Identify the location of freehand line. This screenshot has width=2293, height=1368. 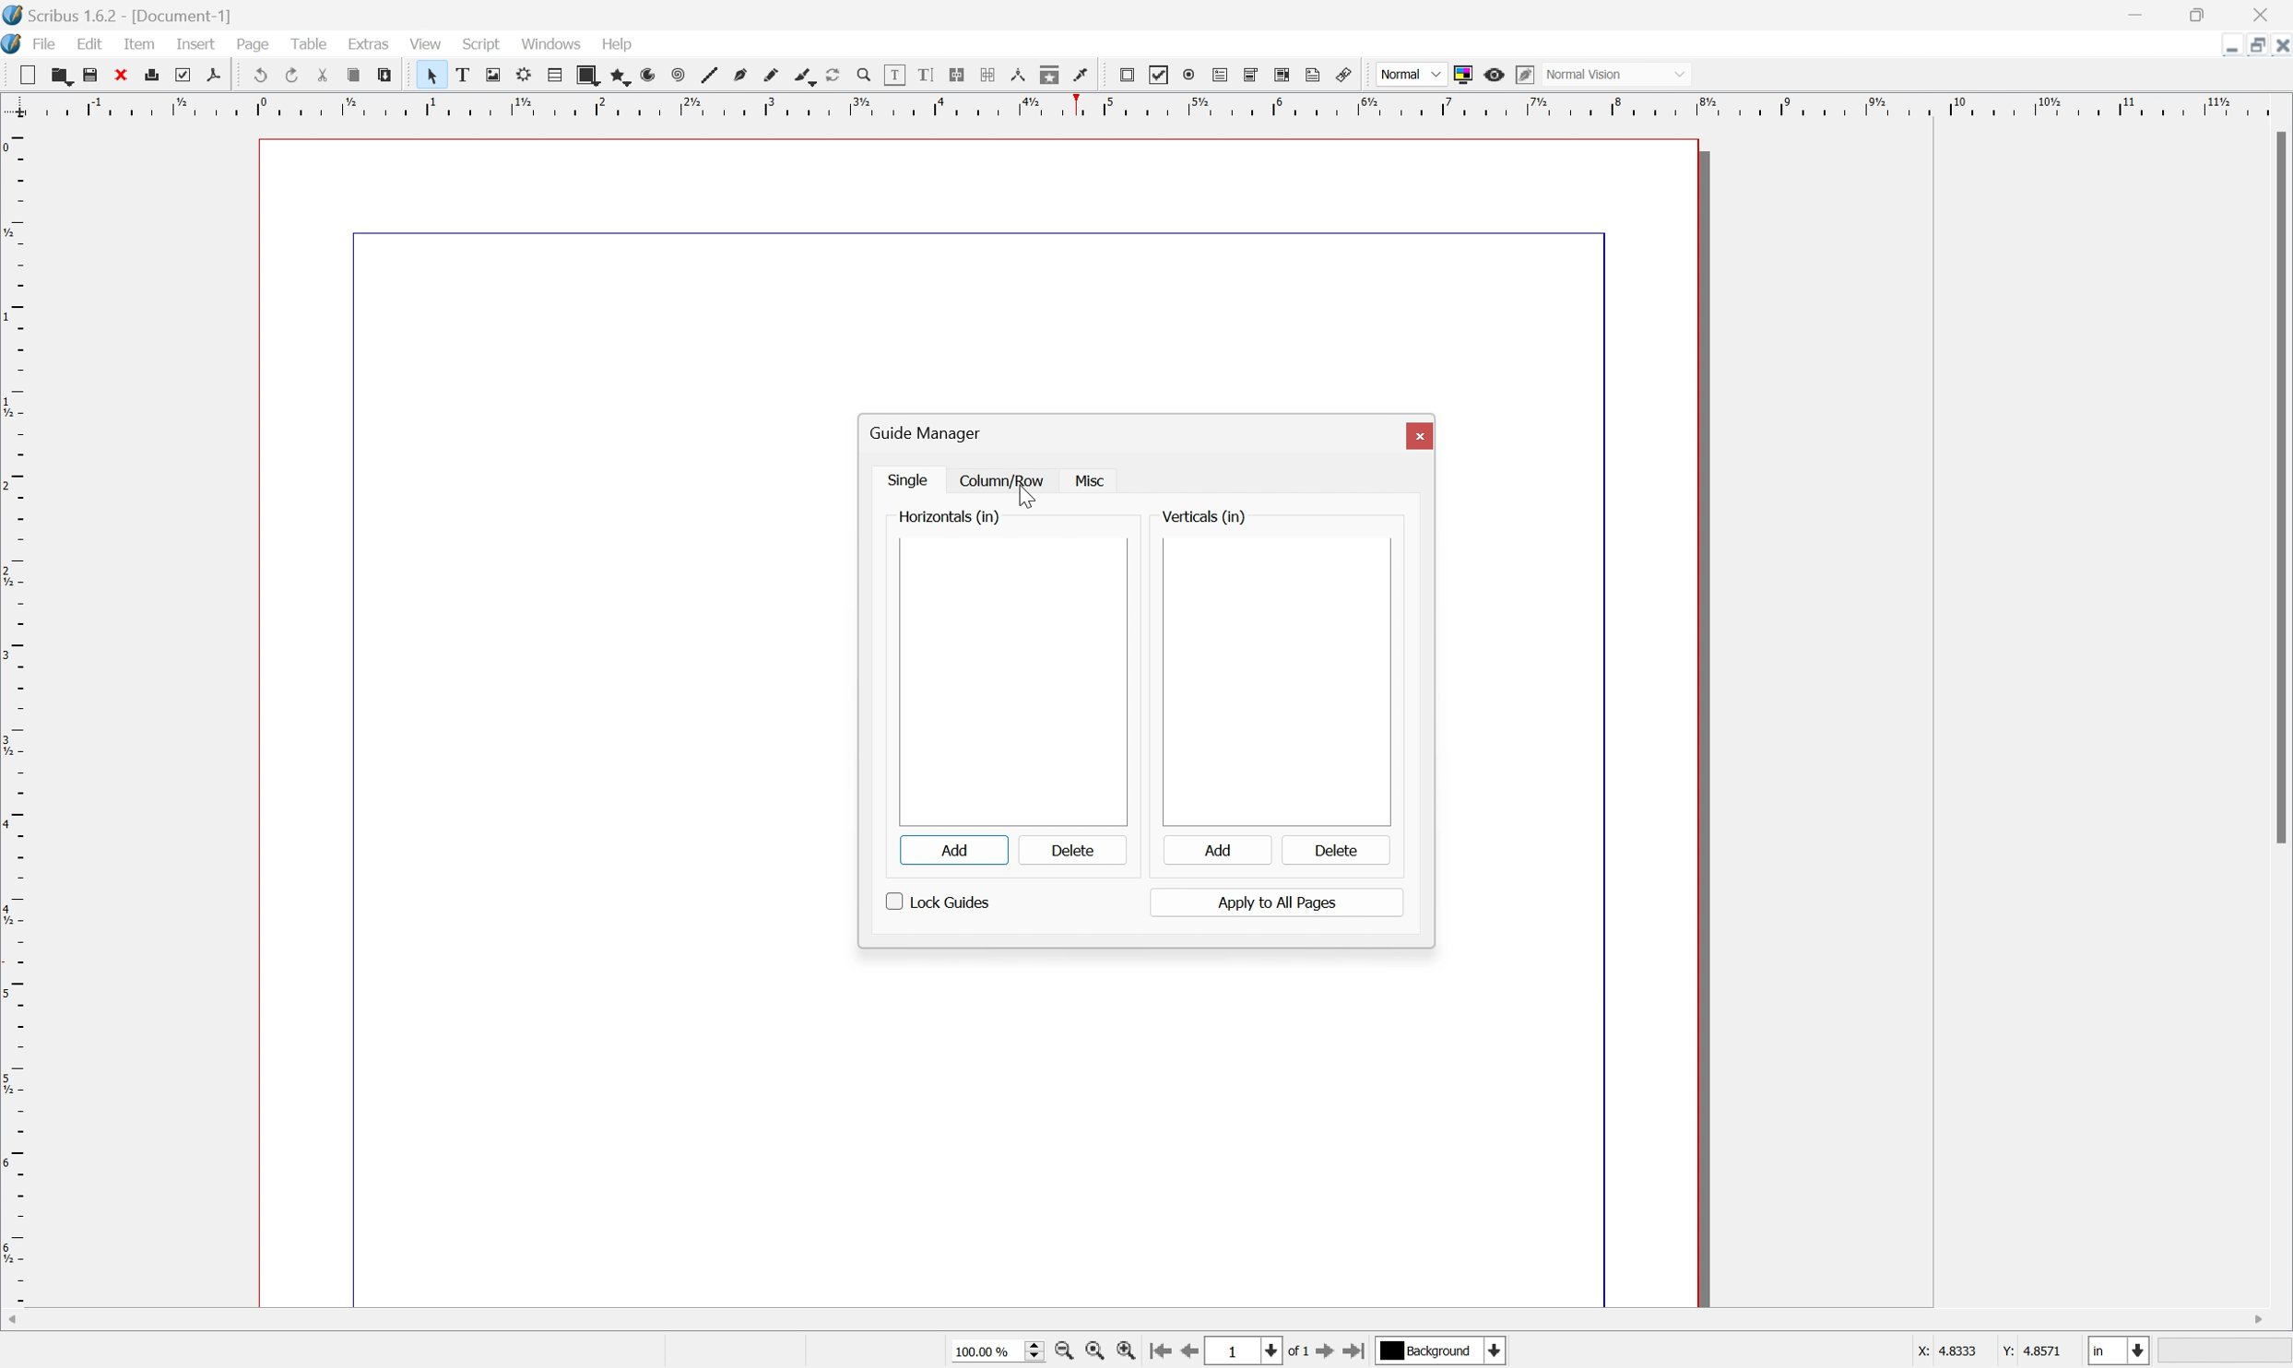
(772, 77).